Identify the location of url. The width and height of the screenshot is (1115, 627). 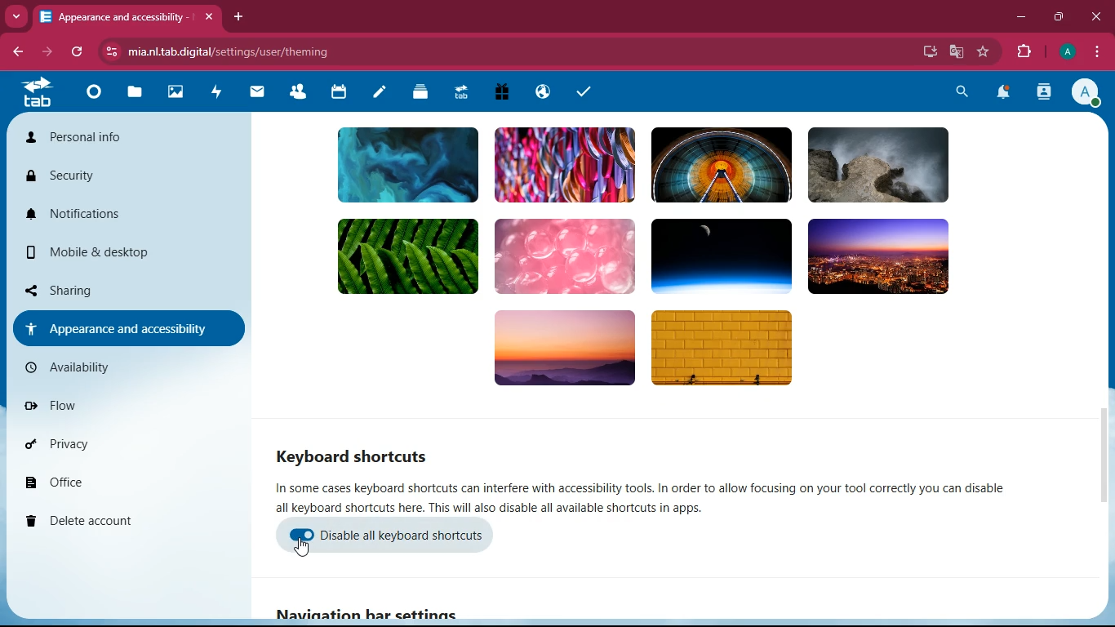
(241, 49).